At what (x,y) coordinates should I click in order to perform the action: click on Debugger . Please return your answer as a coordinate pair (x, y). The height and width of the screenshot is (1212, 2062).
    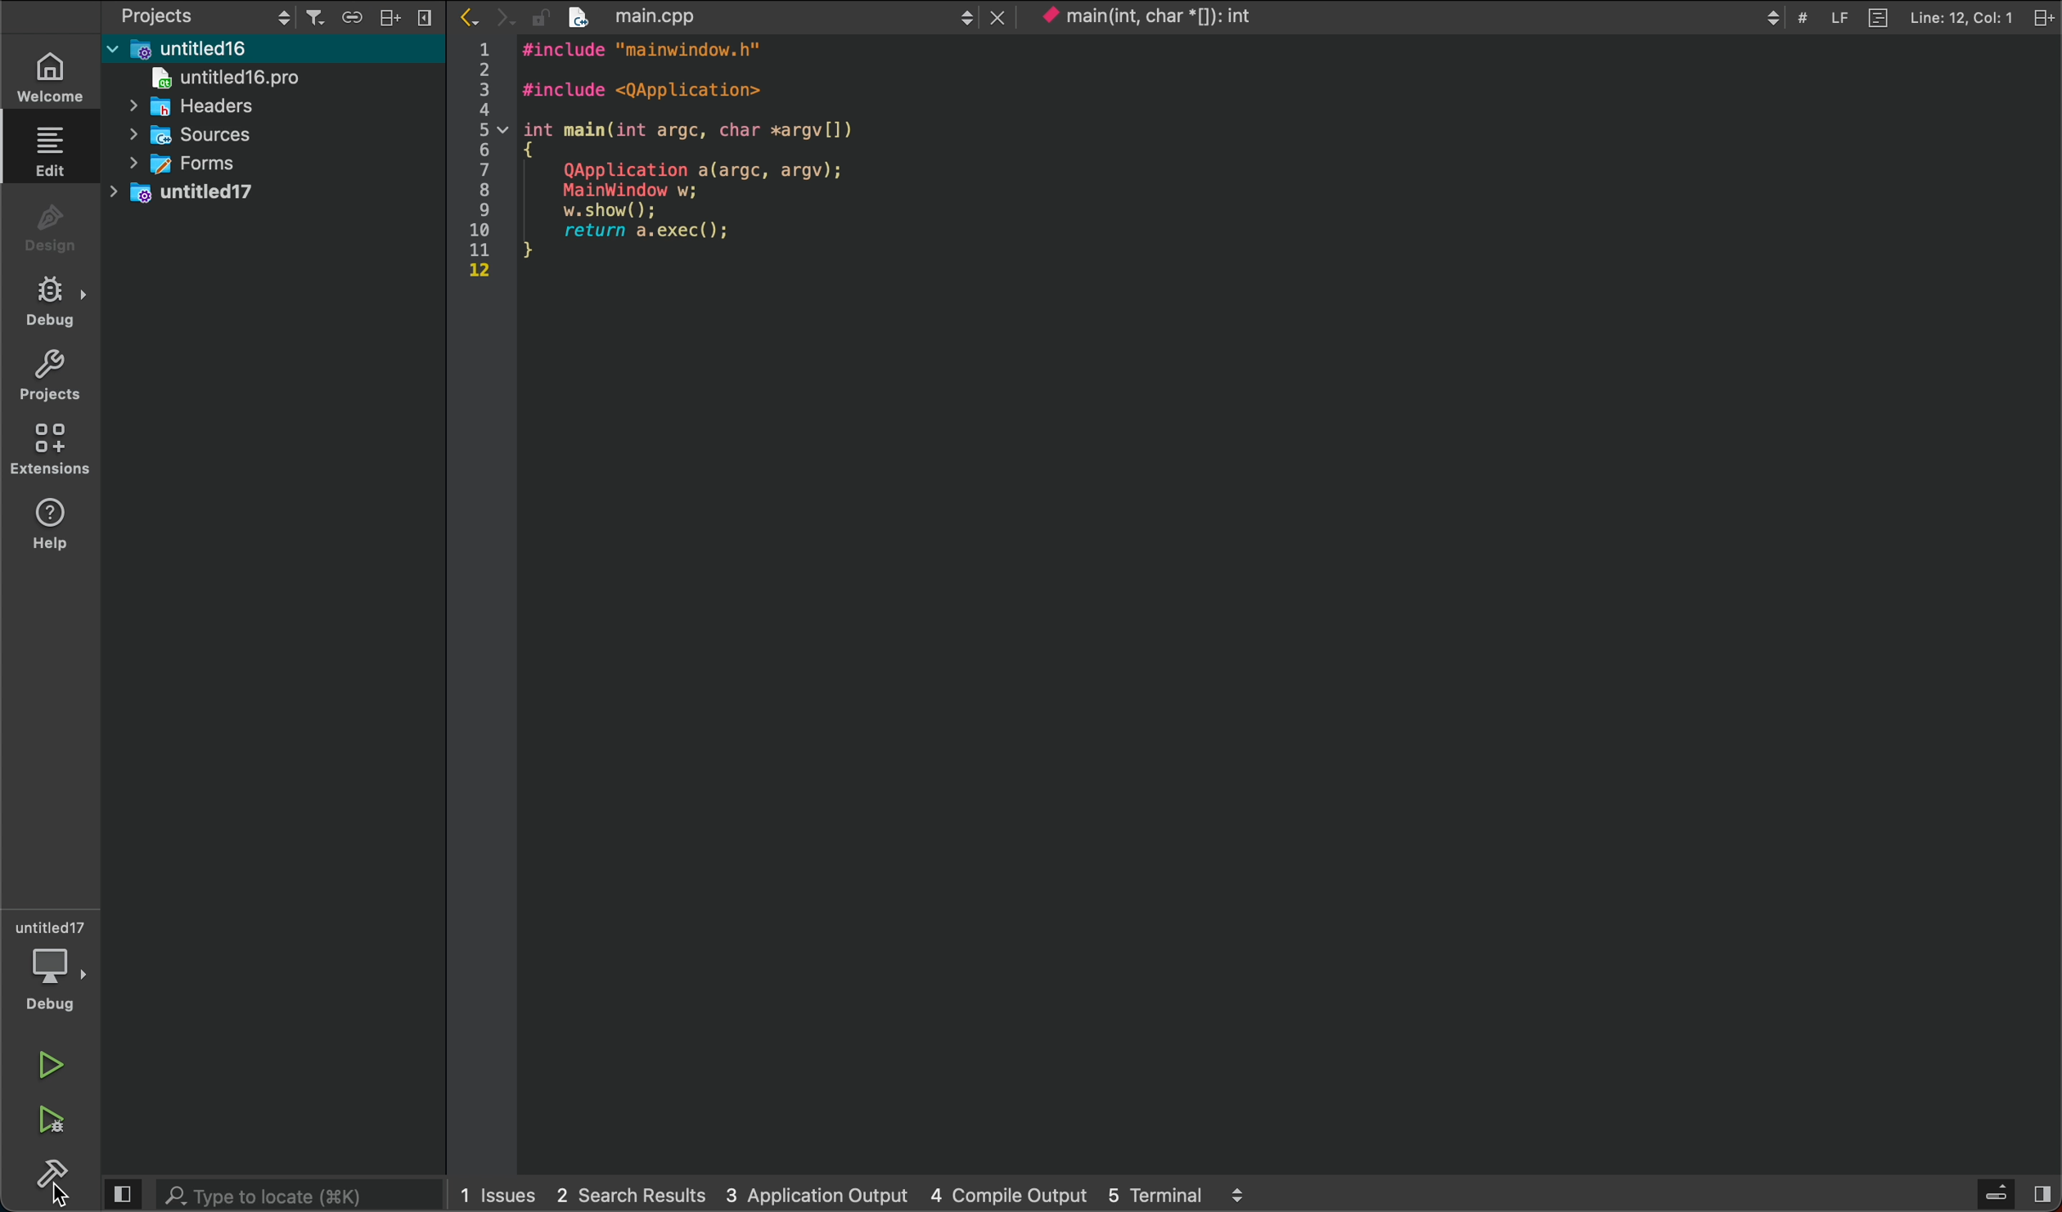
    Looking at the image, I should click on (52, 964).